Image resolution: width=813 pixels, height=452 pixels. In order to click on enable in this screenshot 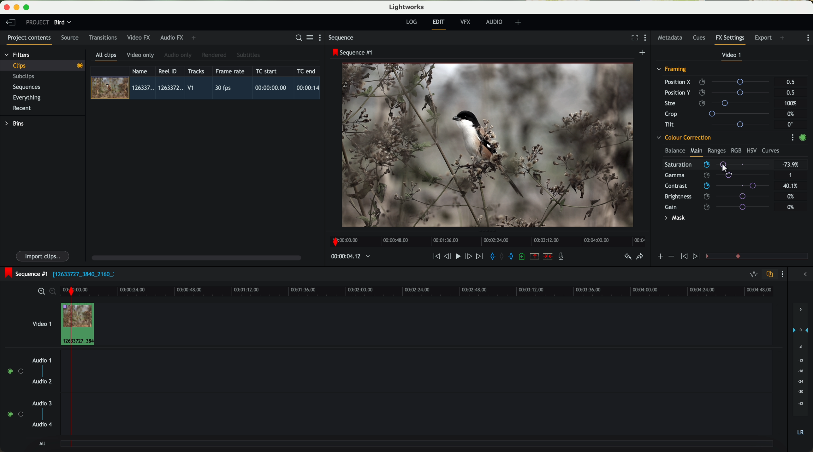, I will do `click(803, 138)`.